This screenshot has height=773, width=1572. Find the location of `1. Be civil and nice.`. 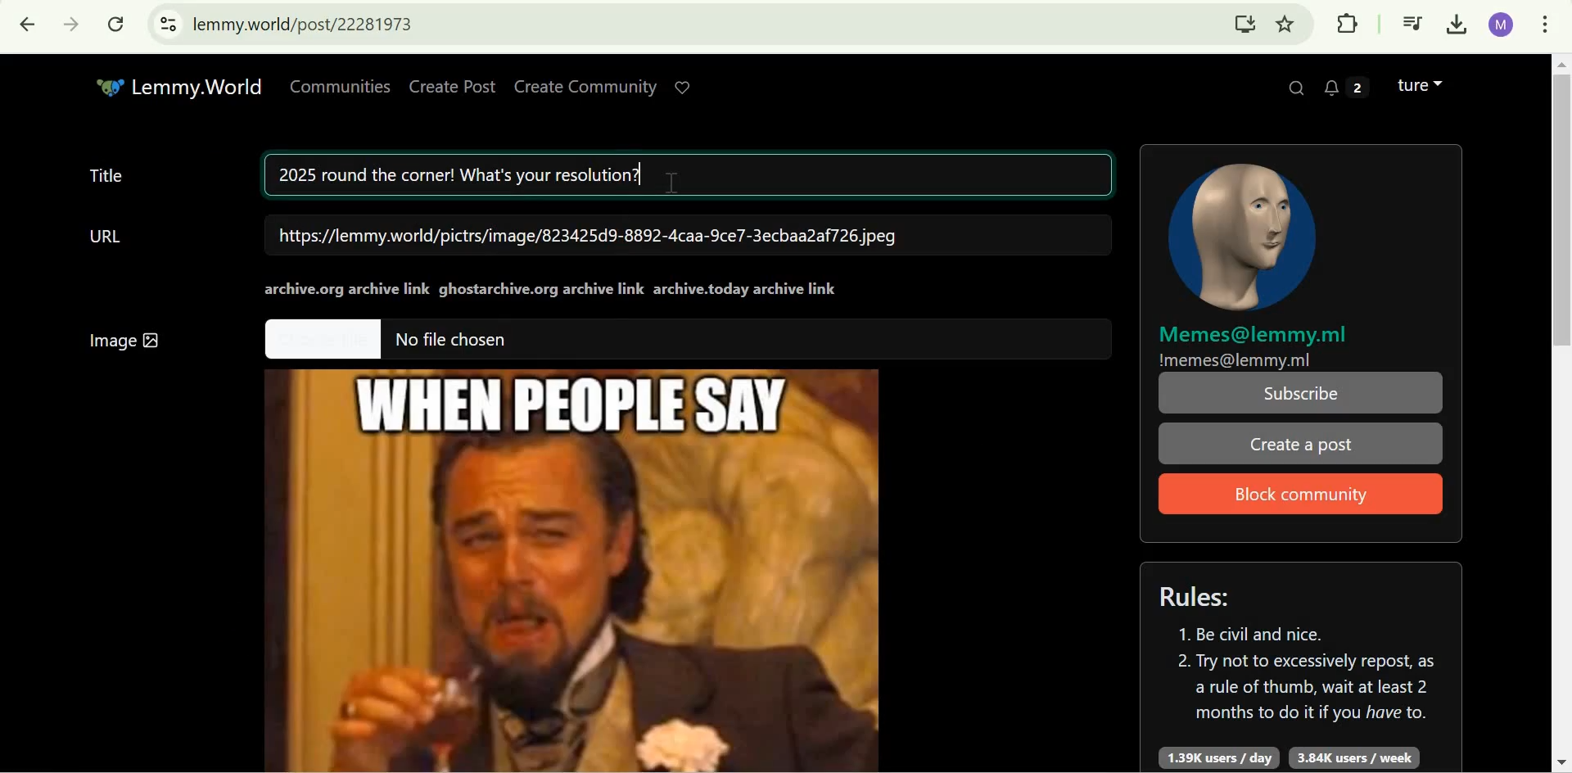

1. Be civil and nice. is located at coordinates (1261, 635).